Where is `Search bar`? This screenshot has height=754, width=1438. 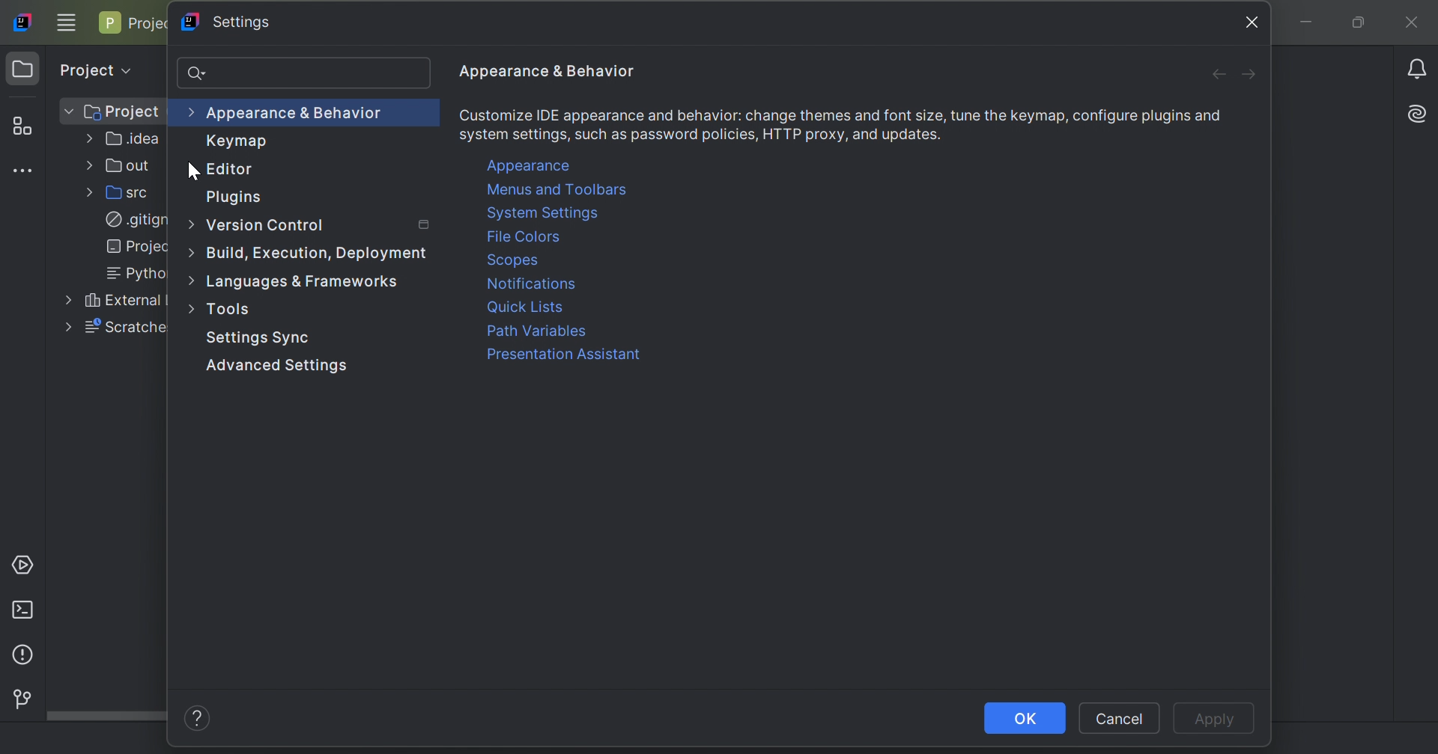
Search bar is located at coordinates (306, 75).